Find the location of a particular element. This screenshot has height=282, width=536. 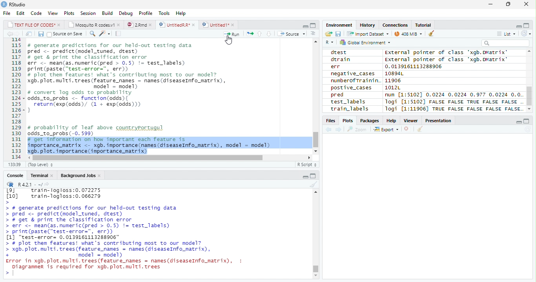

File is located at coordinates (6, 13).